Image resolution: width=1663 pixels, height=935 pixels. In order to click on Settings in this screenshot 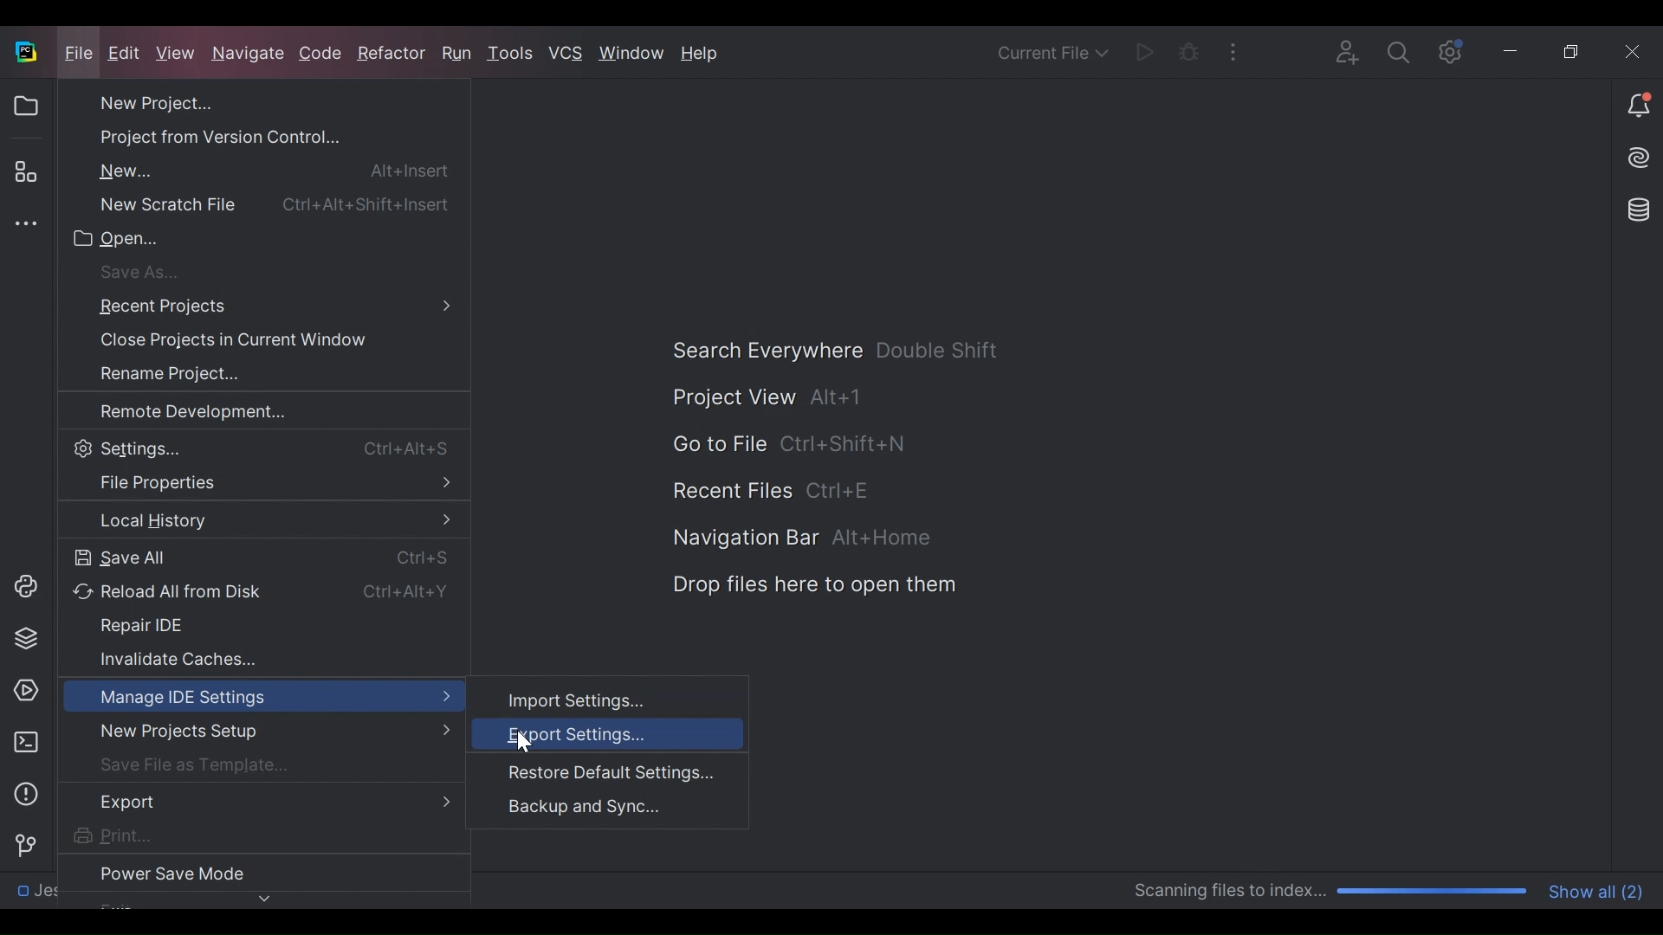, I will do `click(1398, 51)`.